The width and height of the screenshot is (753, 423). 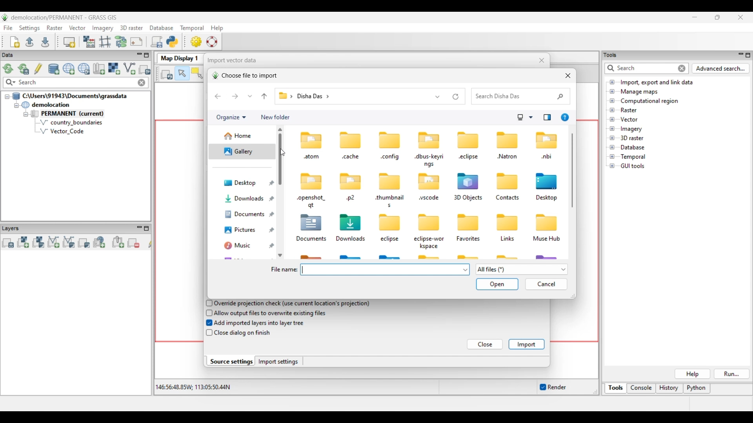 I want to click on Create new project (location) to current GRASS database, so click(x=69, y=69).